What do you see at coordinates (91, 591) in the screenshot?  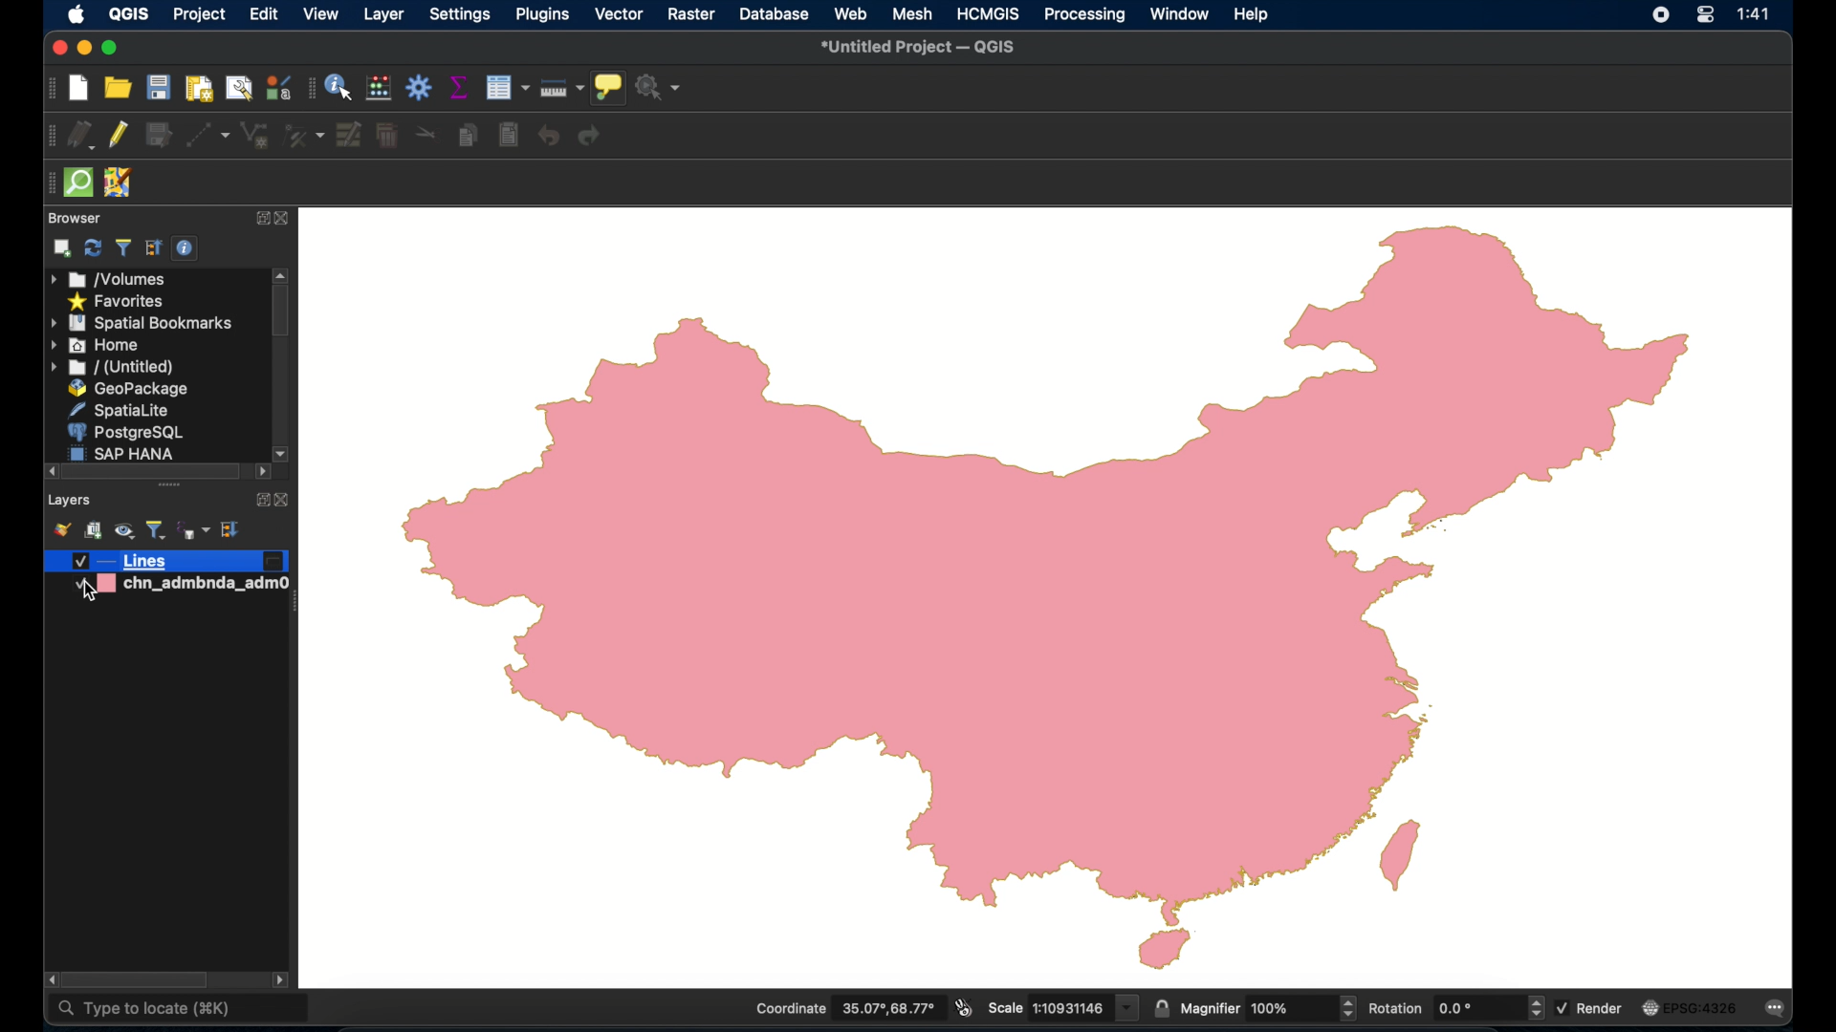 I see `cursor` at bounding box center [91, 591].